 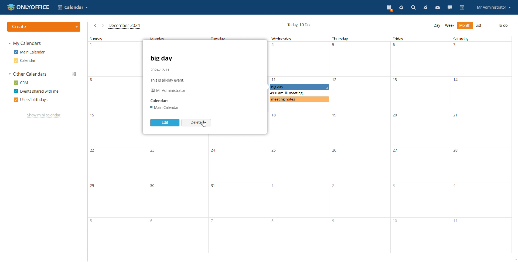 I want to click on this is all-day evet, so click(x=171, y=80).